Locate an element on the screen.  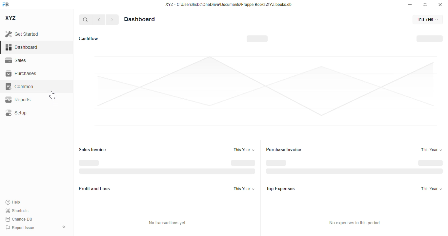
minimize is located at coordinates (410, 4).